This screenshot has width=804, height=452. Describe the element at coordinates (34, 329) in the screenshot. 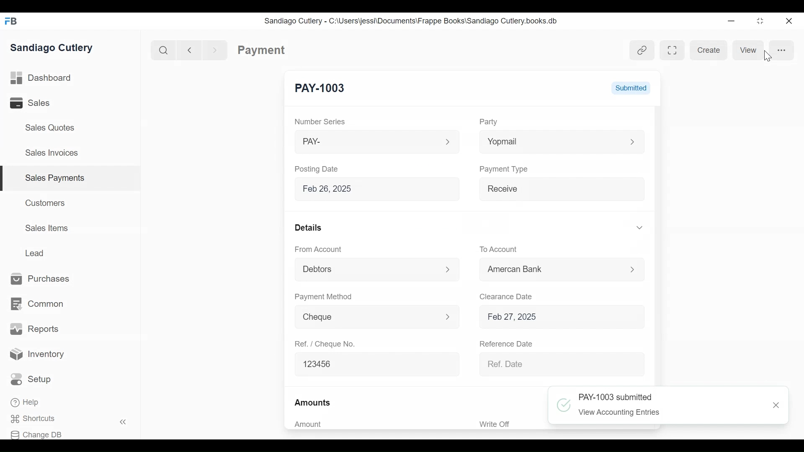

I see `Reports` at that location.